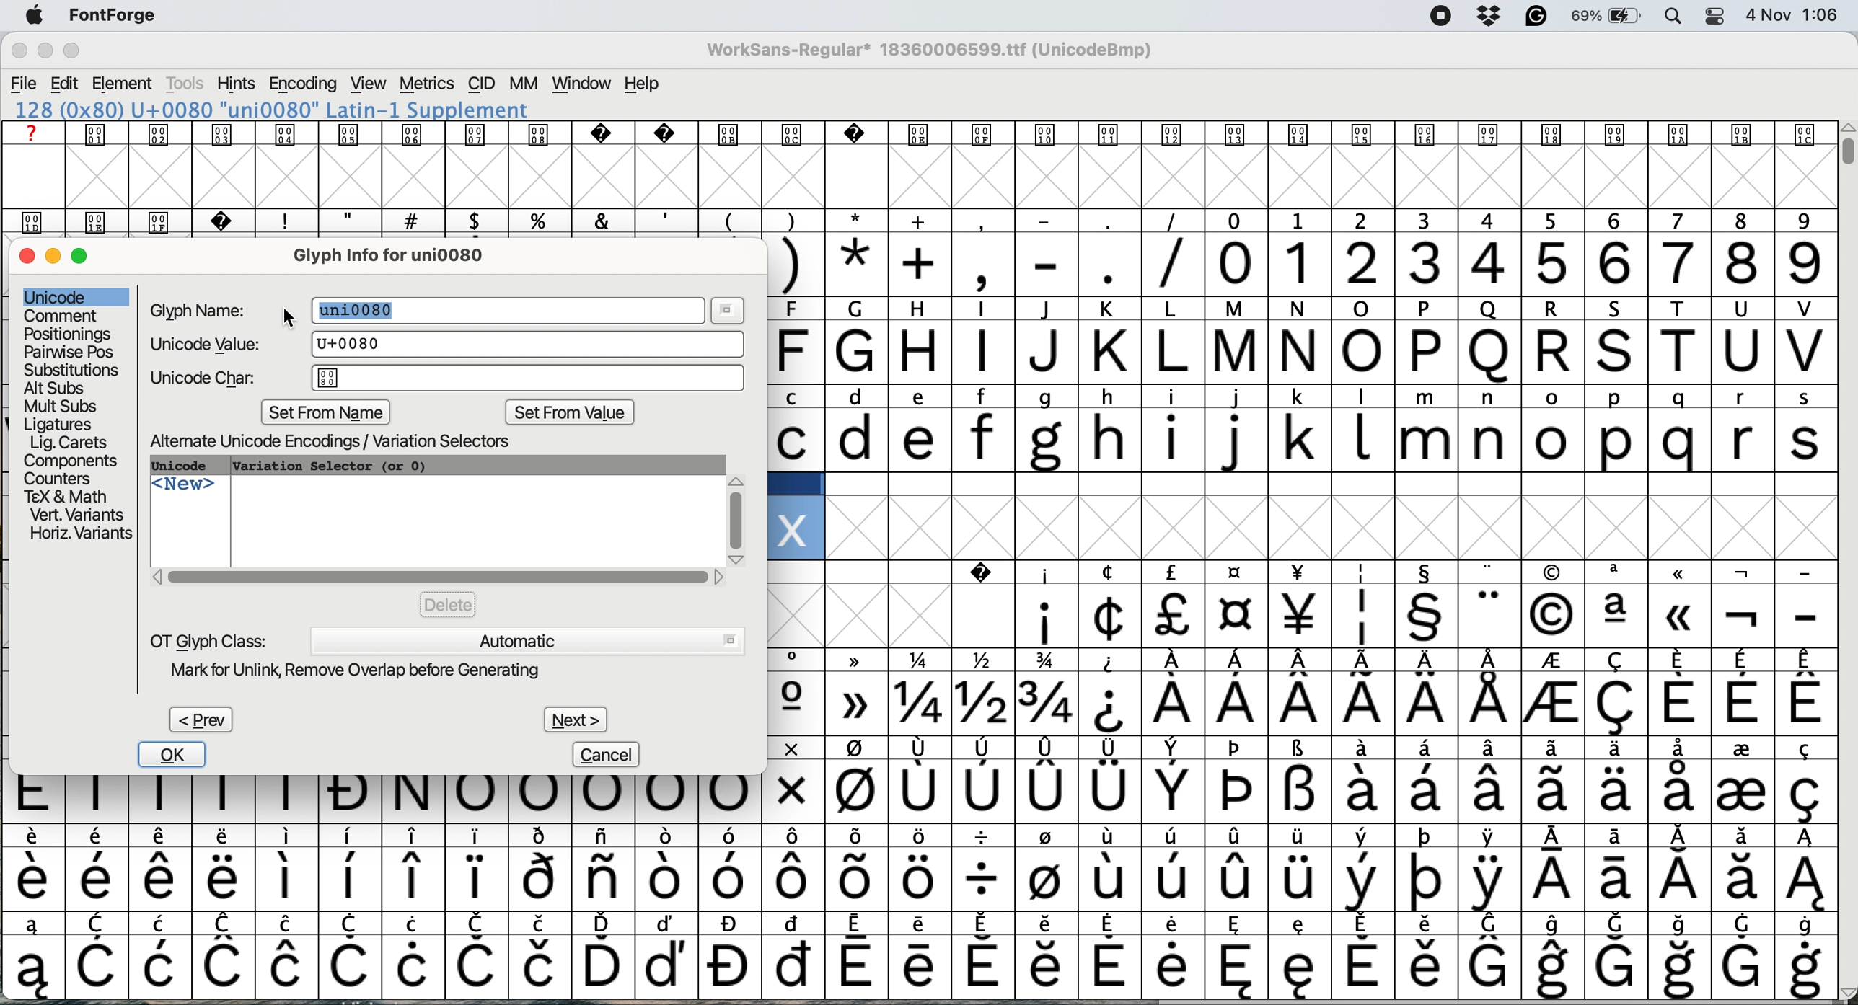  Describe the element at coordinates (1301, 572) in the screenshot. I see `SPECIAL CHARACTERS` at that location.